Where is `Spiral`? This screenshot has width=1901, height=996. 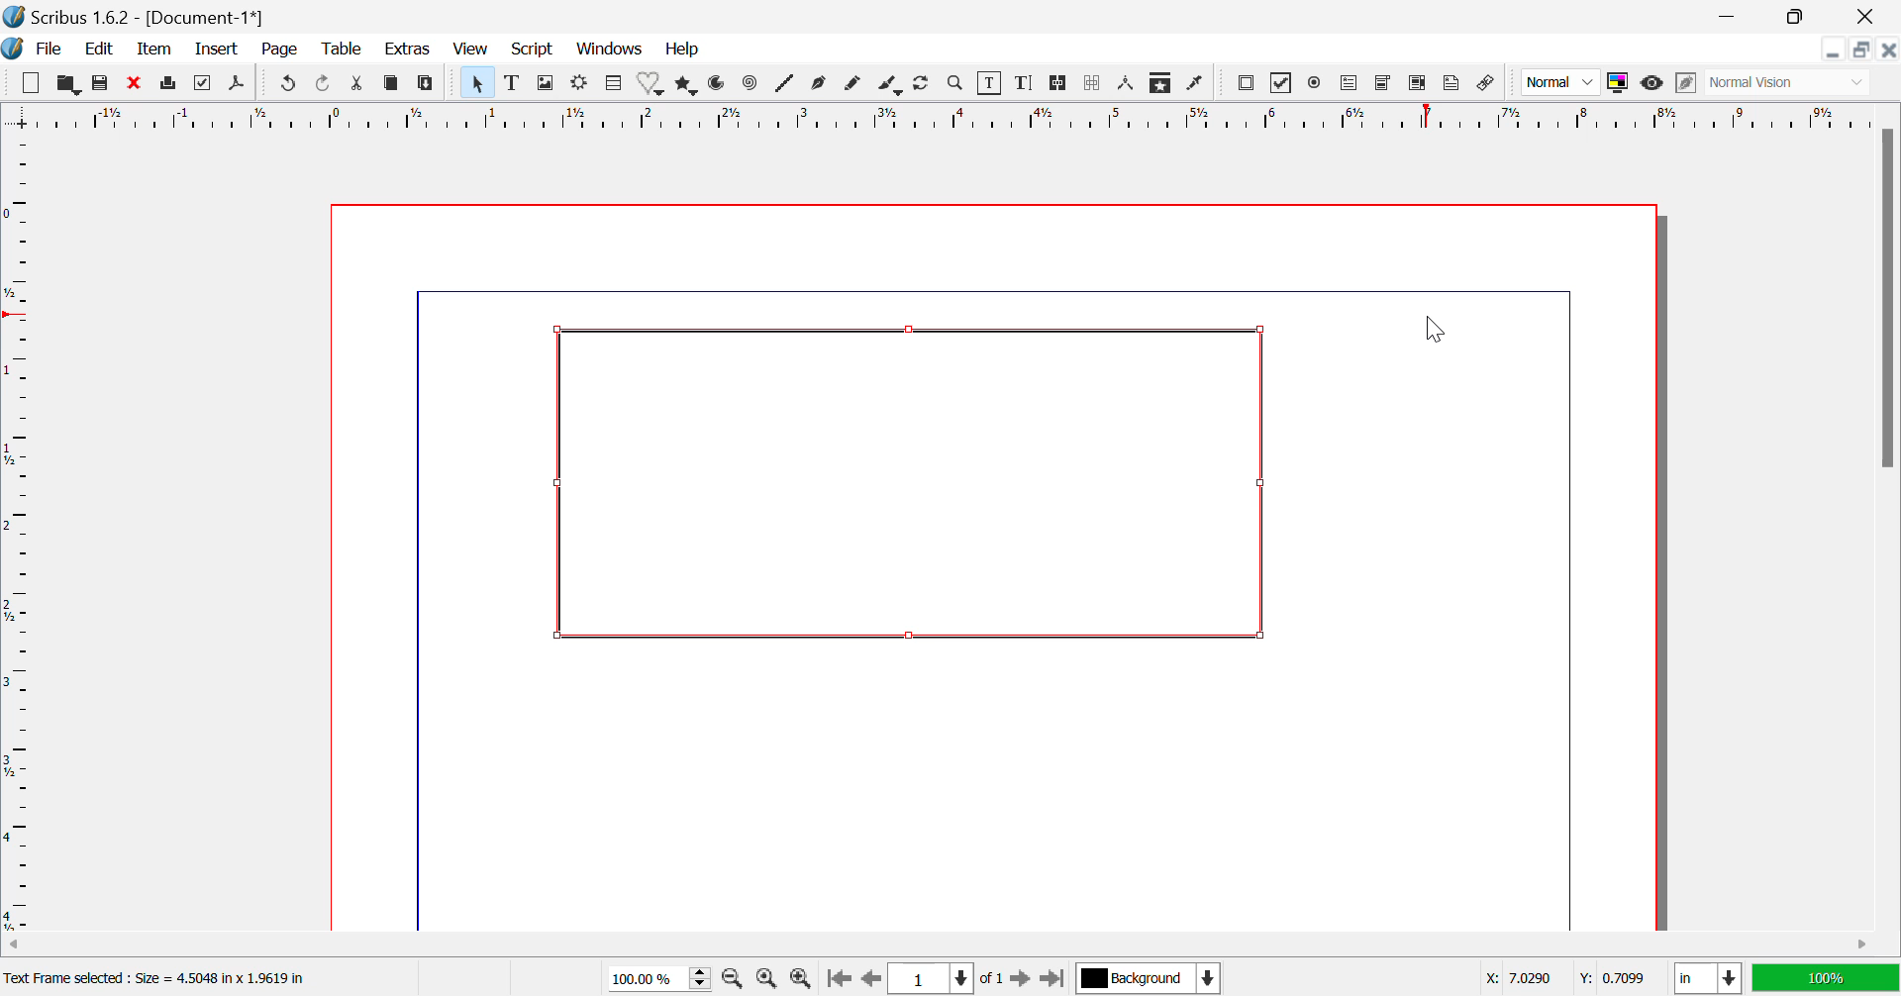 Spiral is located at coordinates (749, 87).